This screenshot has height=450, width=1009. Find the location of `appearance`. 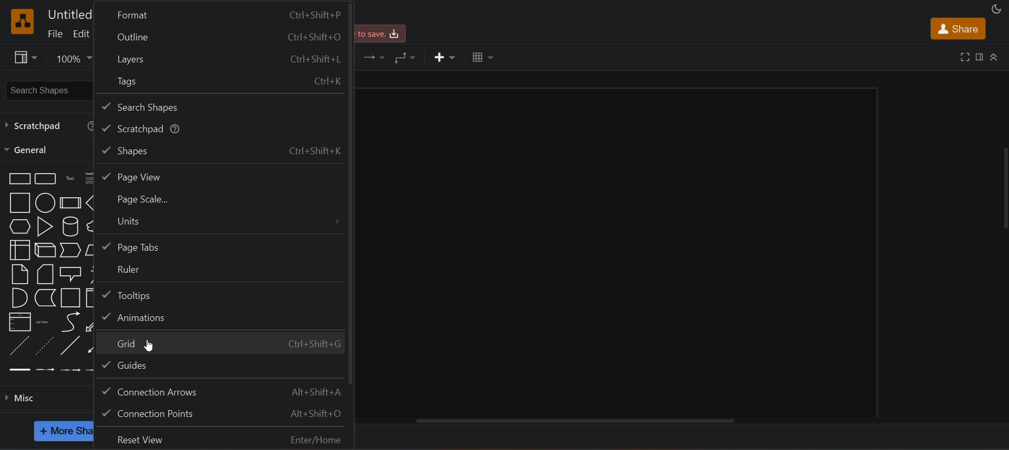

appearance is located at coordinates (996, 8).